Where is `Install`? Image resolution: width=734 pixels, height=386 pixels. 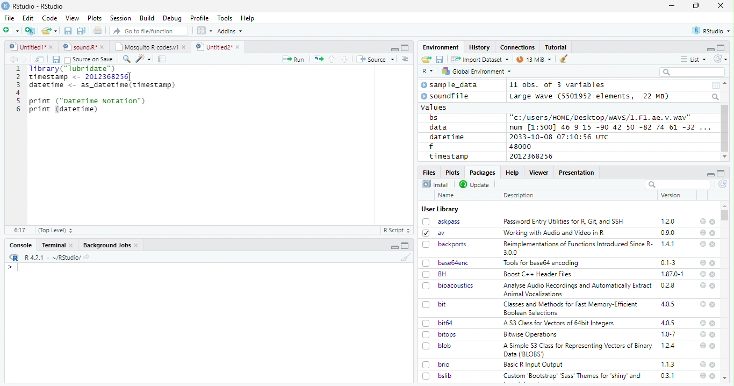 Install is located at coordinates (436, 184).